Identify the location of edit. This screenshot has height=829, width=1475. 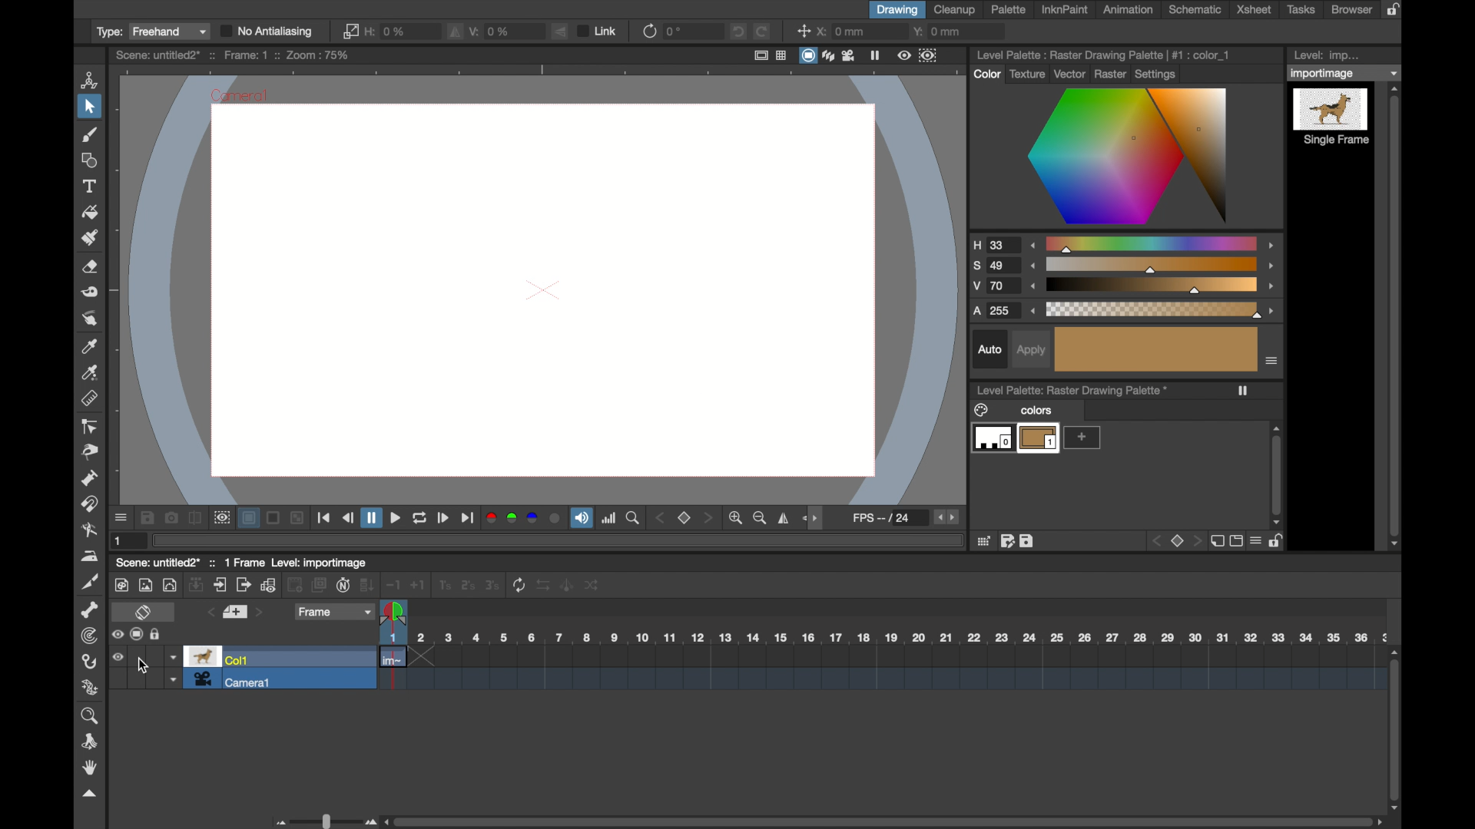
(1006, 540).